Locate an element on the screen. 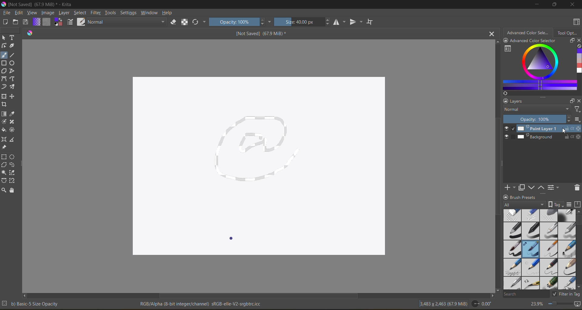  lock docker is located at coordinates (505, 197).